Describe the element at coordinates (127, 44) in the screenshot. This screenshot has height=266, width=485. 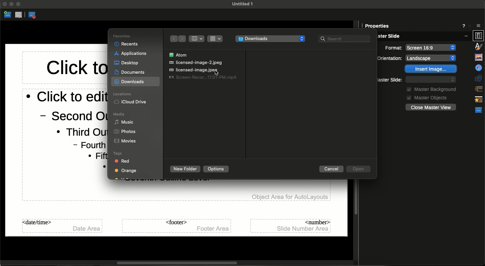
I see `Recents` at that location.